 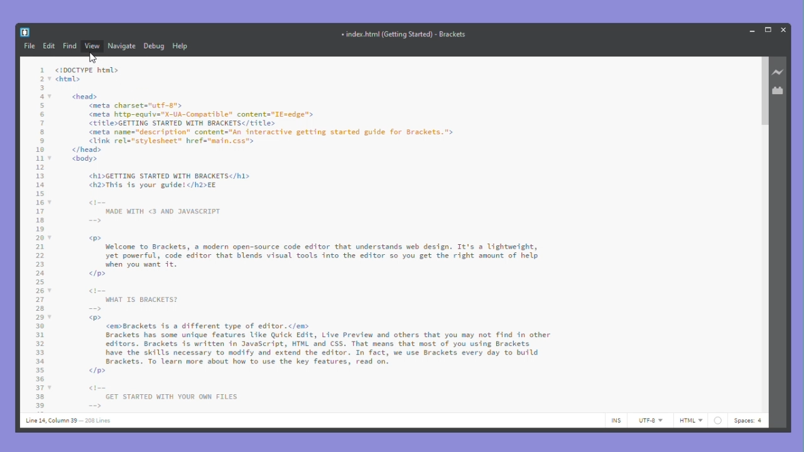 What do you see at coordinates (50, 158) in the screenshot?
I see `code fold` at bounding box center [50, 158].